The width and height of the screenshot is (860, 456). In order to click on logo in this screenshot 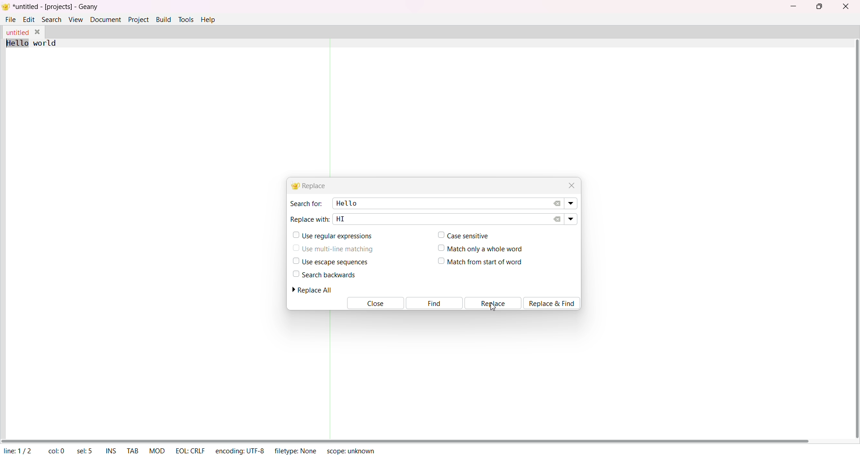, I will do `click(6, 8)`.